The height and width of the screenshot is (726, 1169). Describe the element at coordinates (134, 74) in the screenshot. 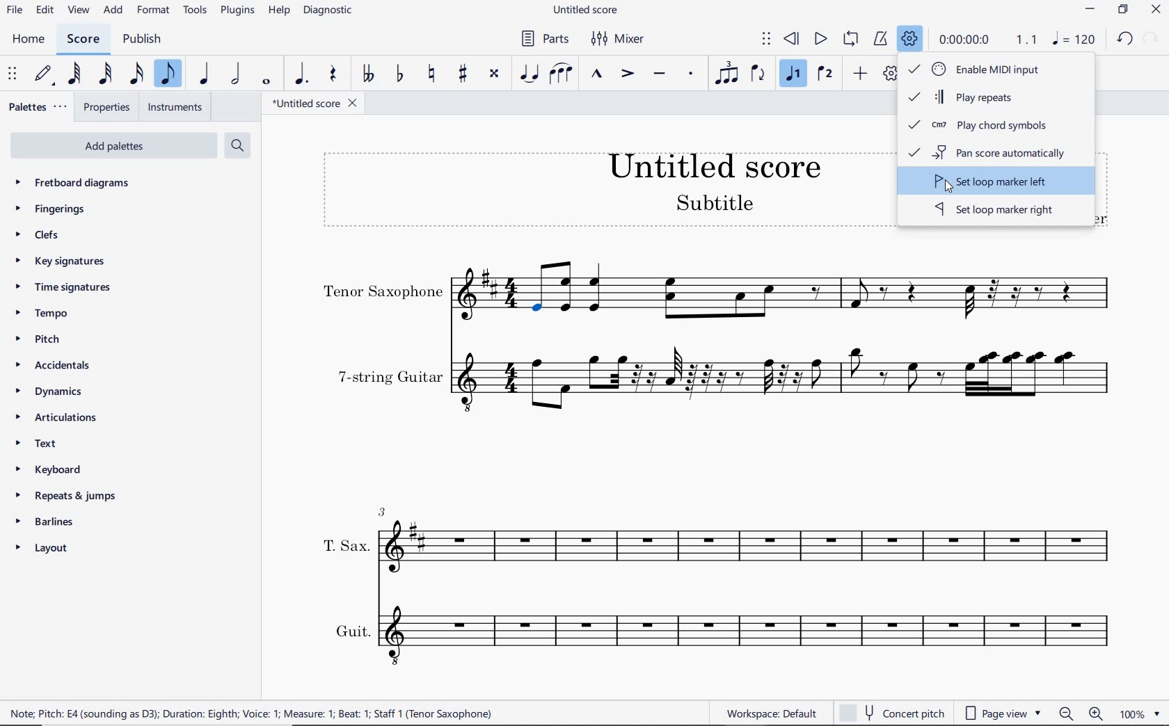

I see `16TH NOTE` at that location.